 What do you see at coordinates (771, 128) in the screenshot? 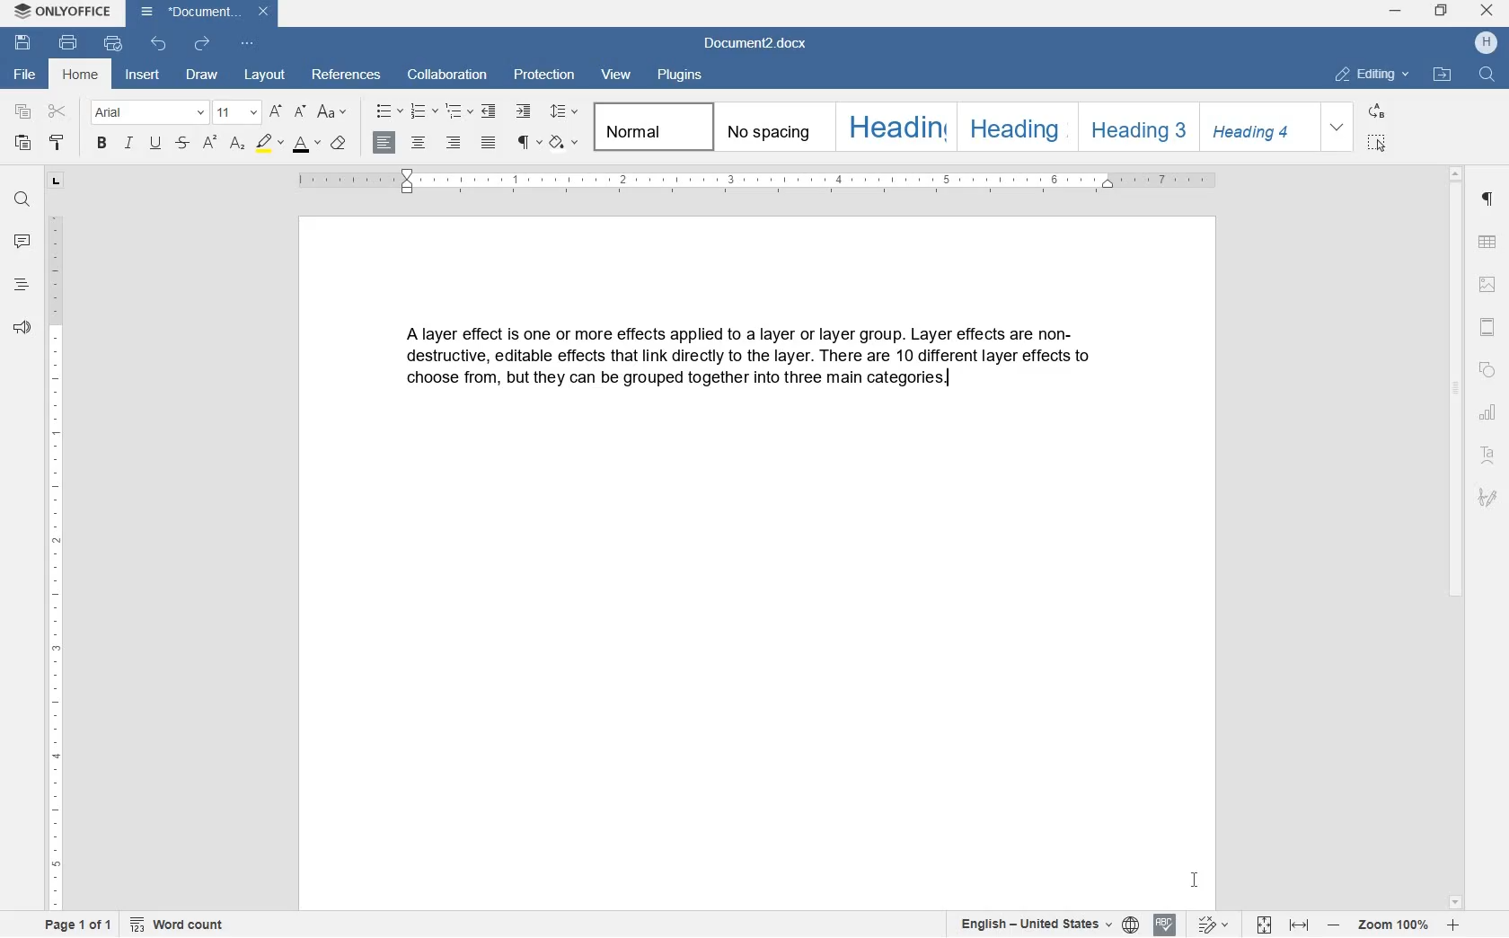
I see `NO SPACING` at bounding box center [771, 128].